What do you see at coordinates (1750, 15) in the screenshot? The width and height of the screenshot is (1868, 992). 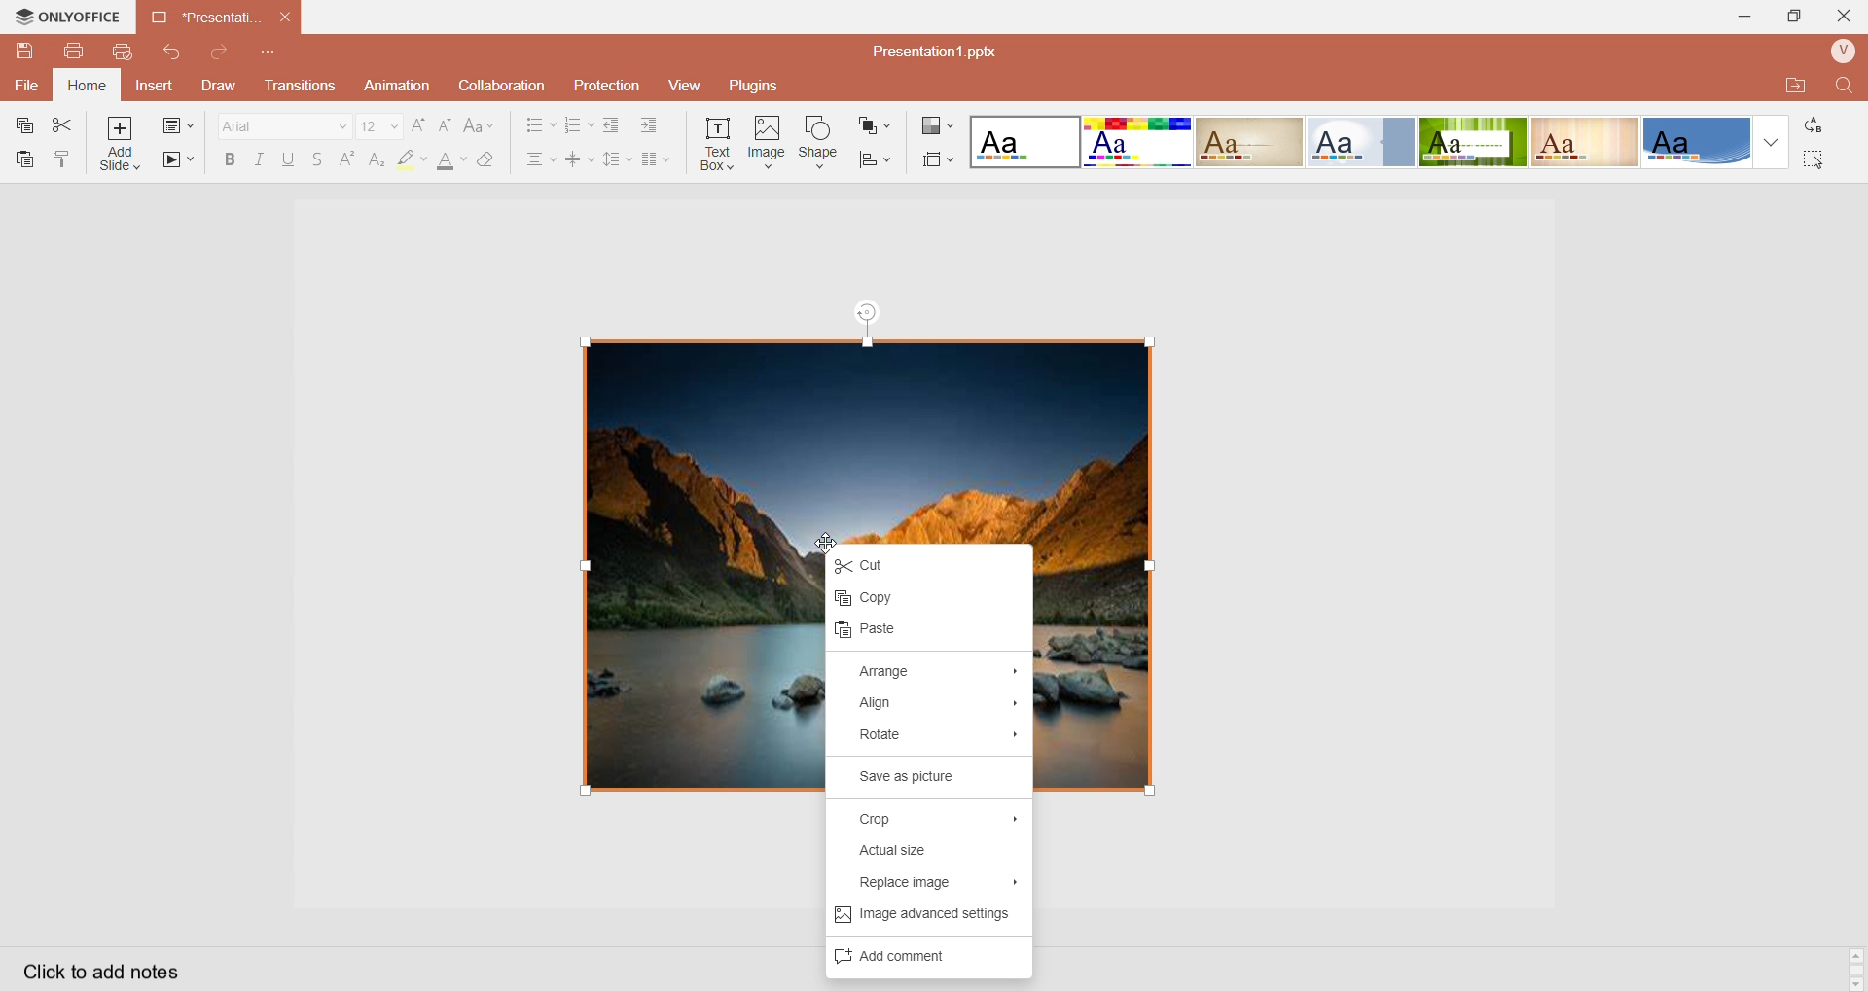 I see `Minimize` at bounding box center [1750, 15].